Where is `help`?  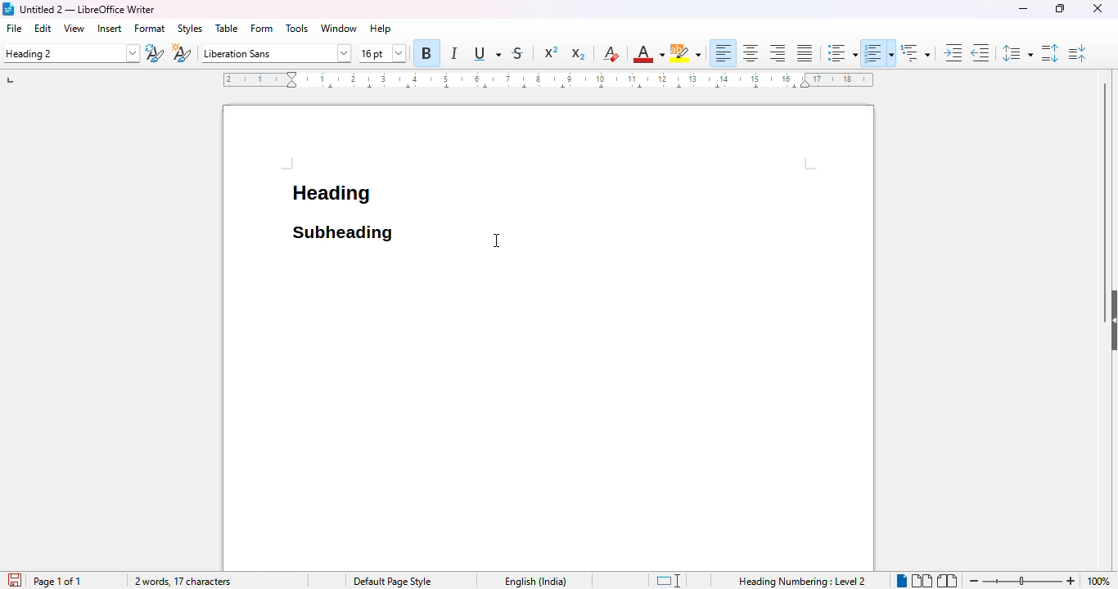 help is located at coordinates (380, 29).